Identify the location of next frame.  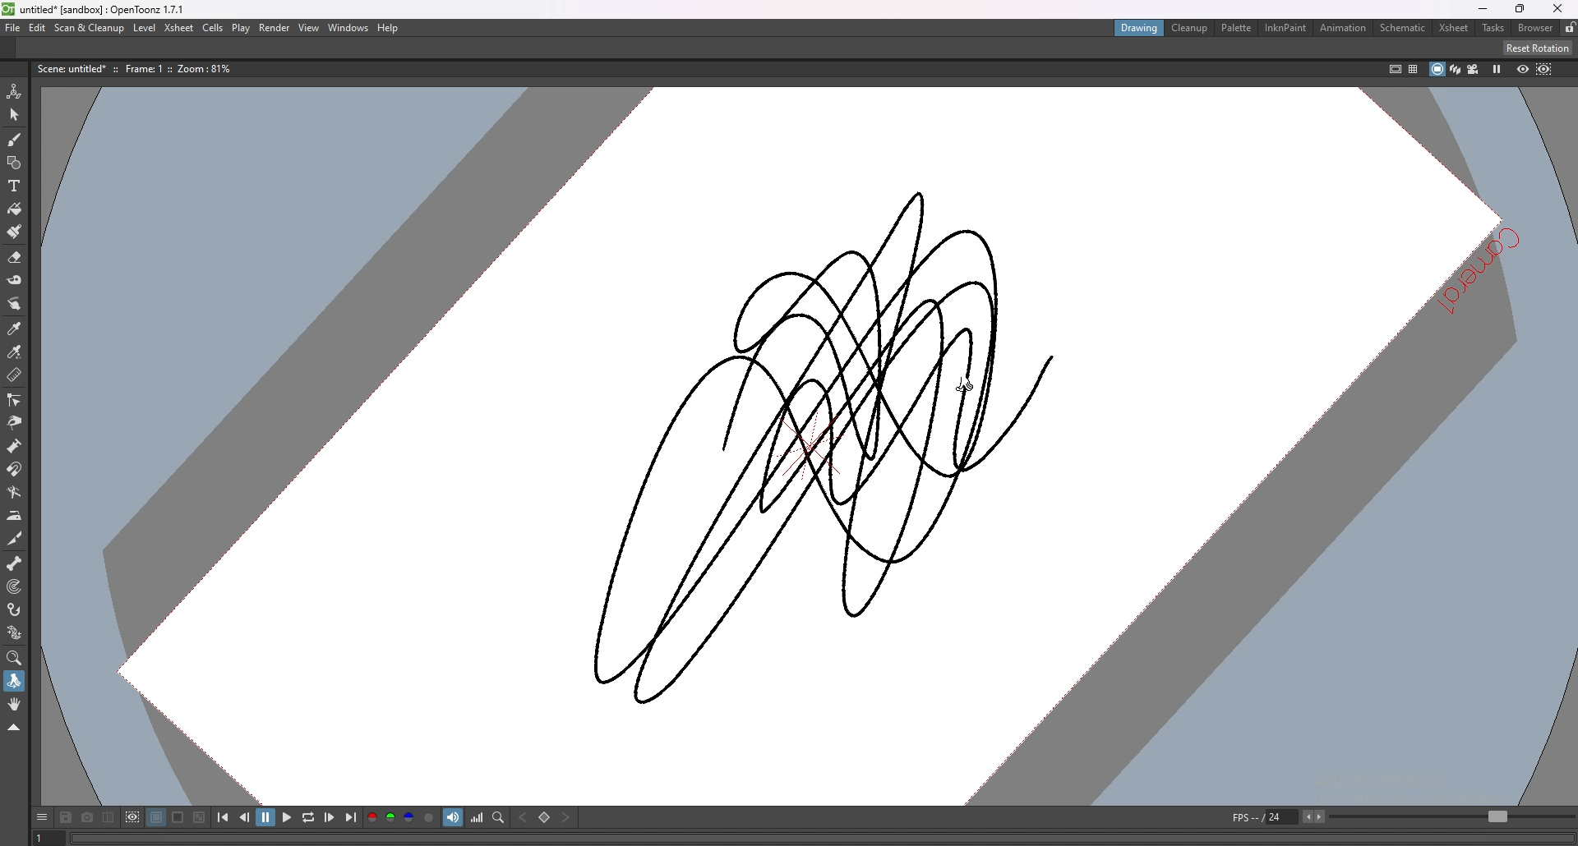
(329, 818).